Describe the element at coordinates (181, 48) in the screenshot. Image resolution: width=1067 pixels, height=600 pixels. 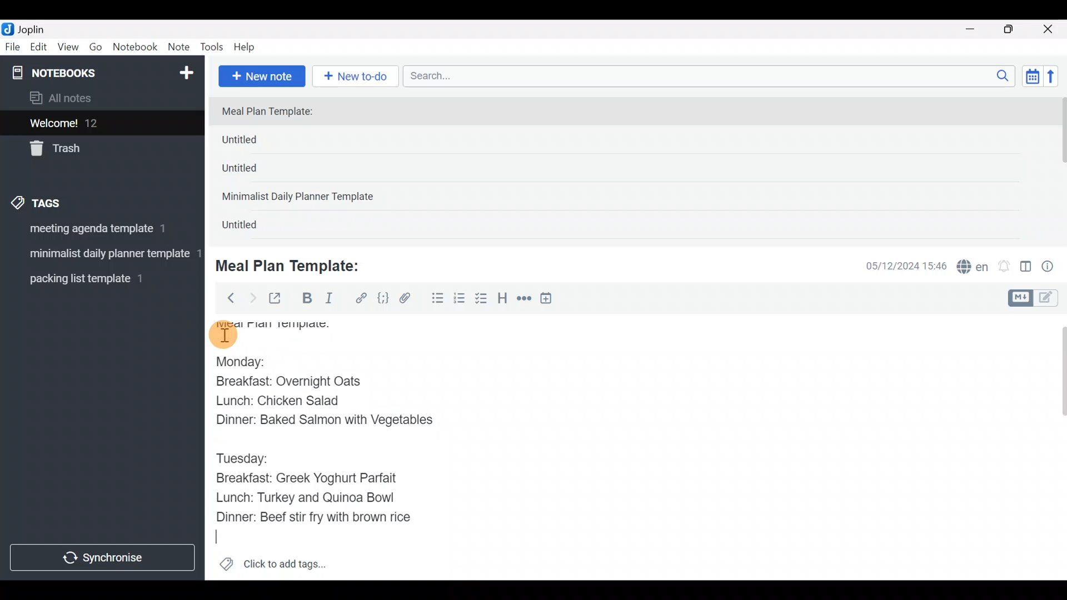
I see `Note` at that location.